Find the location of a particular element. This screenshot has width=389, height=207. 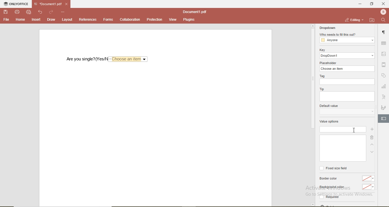

empty box is located at coordinates (348, 96).